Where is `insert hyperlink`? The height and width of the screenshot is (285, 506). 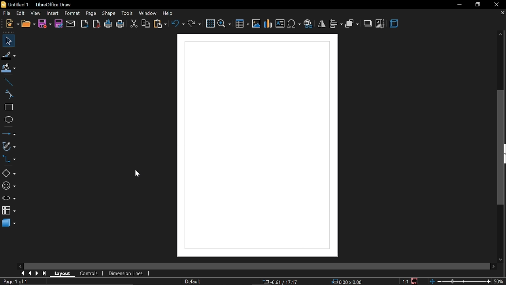
insert hyperlink is located at coordinates (309, 23).